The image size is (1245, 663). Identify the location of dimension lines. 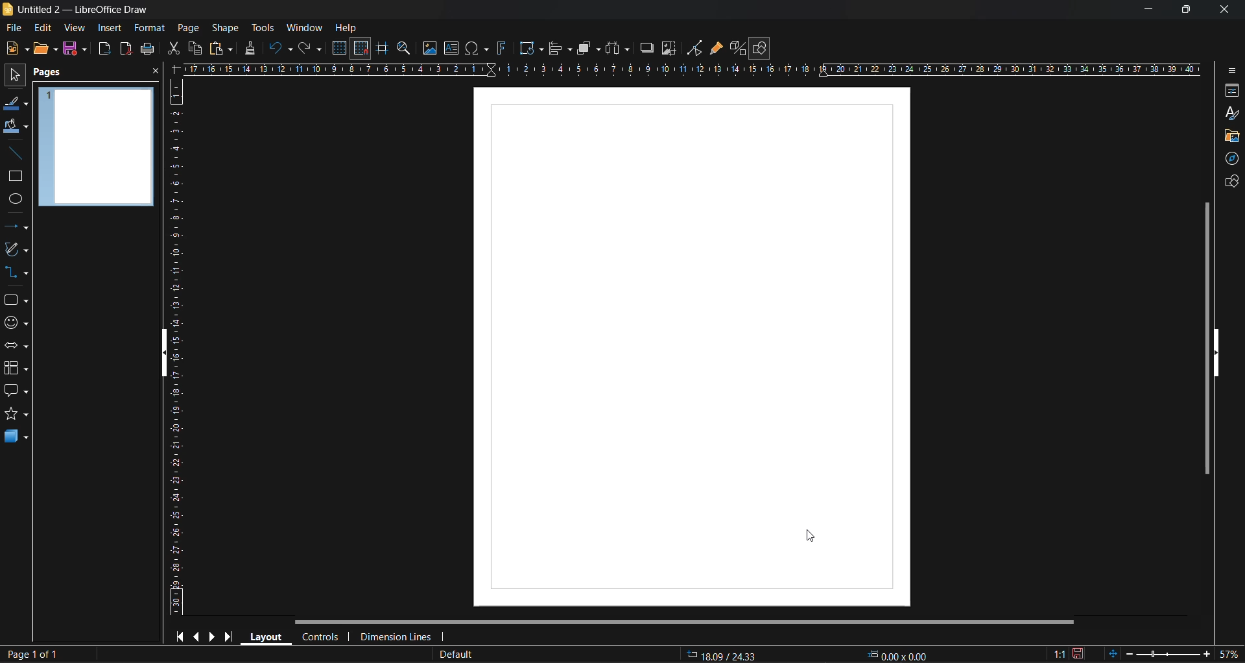
(399, 636).